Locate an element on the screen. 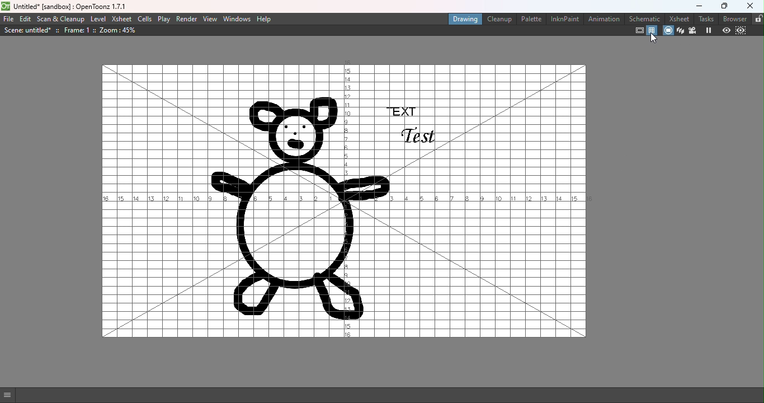  Lock rooms tab is located at coordinates (757, 18).